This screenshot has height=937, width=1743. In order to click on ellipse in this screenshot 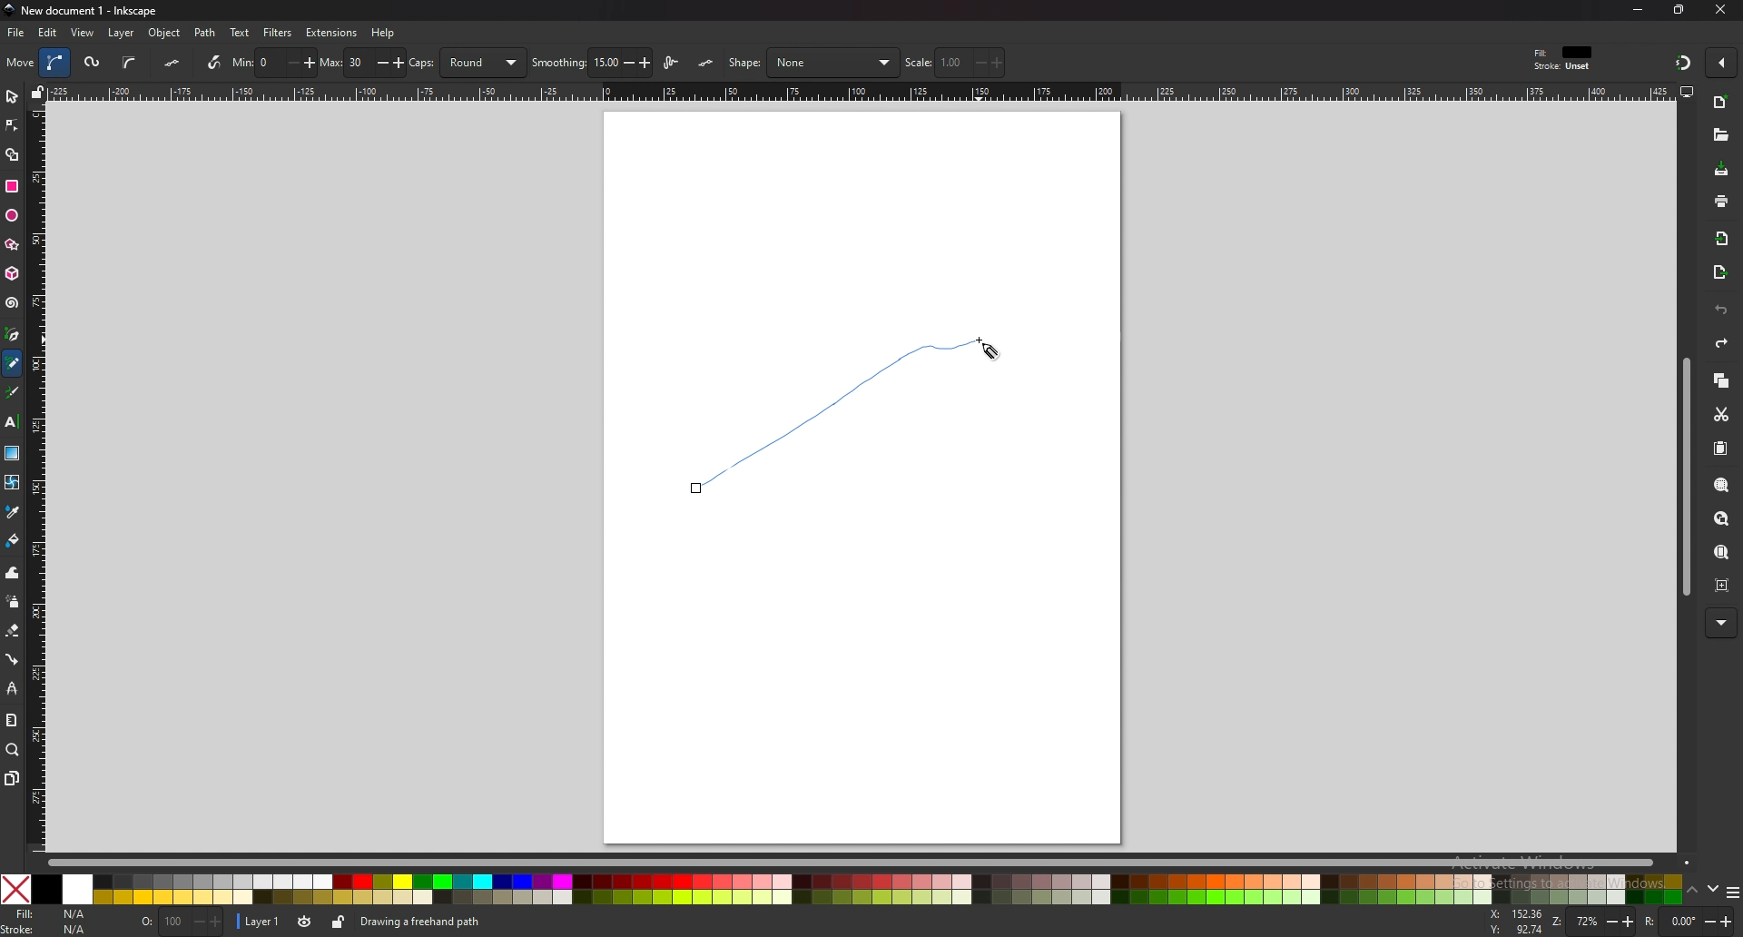, I will do `click(13, 215)`.